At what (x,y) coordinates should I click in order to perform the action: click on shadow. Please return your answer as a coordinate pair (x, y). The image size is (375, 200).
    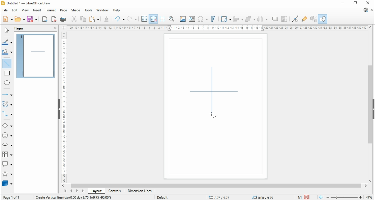
    Looking at the image, I should click on (275, 19).